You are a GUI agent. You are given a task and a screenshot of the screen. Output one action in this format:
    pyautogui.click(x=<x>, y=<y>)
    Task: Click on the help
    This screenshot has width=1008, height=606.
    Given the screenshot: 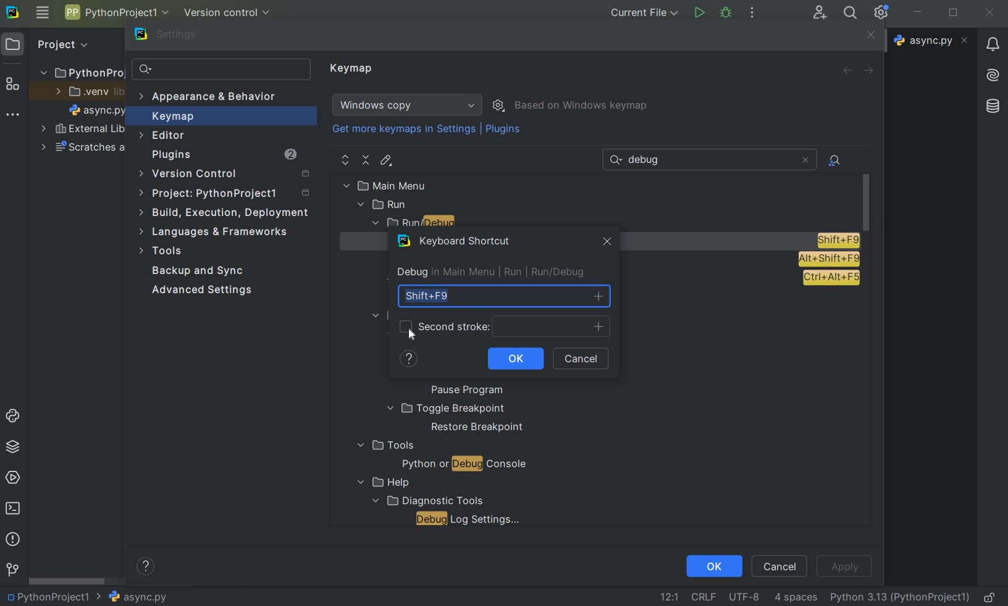 What is the action you would take?
    pyautogui.click(x=380, y=483)
    